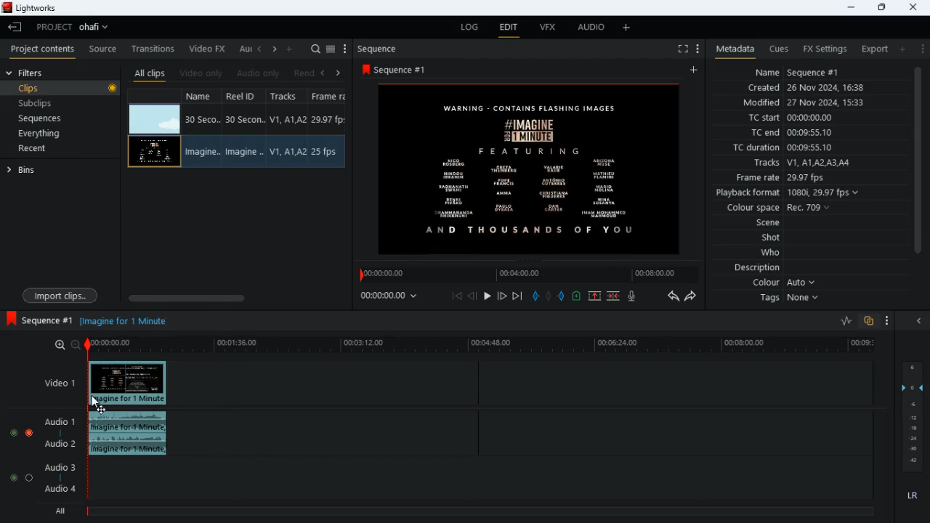  I want to click on video, so click(128, 384).